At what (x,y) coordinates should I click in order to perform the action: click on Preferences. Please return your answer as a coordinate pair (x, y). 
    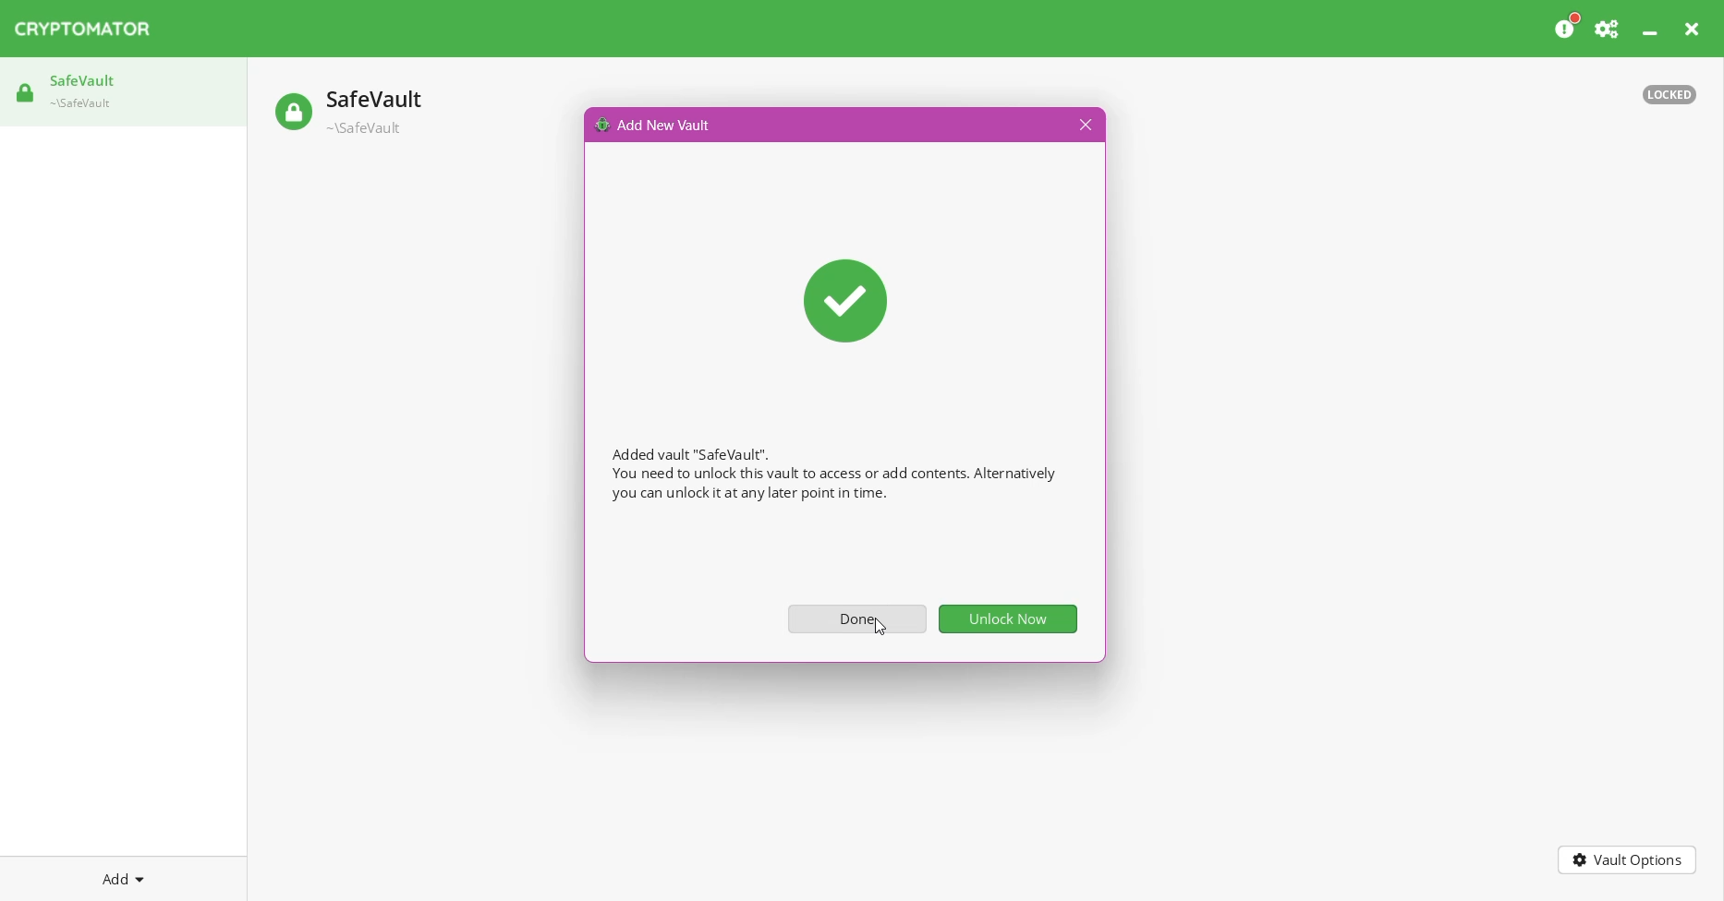
    Looking at the image, I should click on (1609, 29).